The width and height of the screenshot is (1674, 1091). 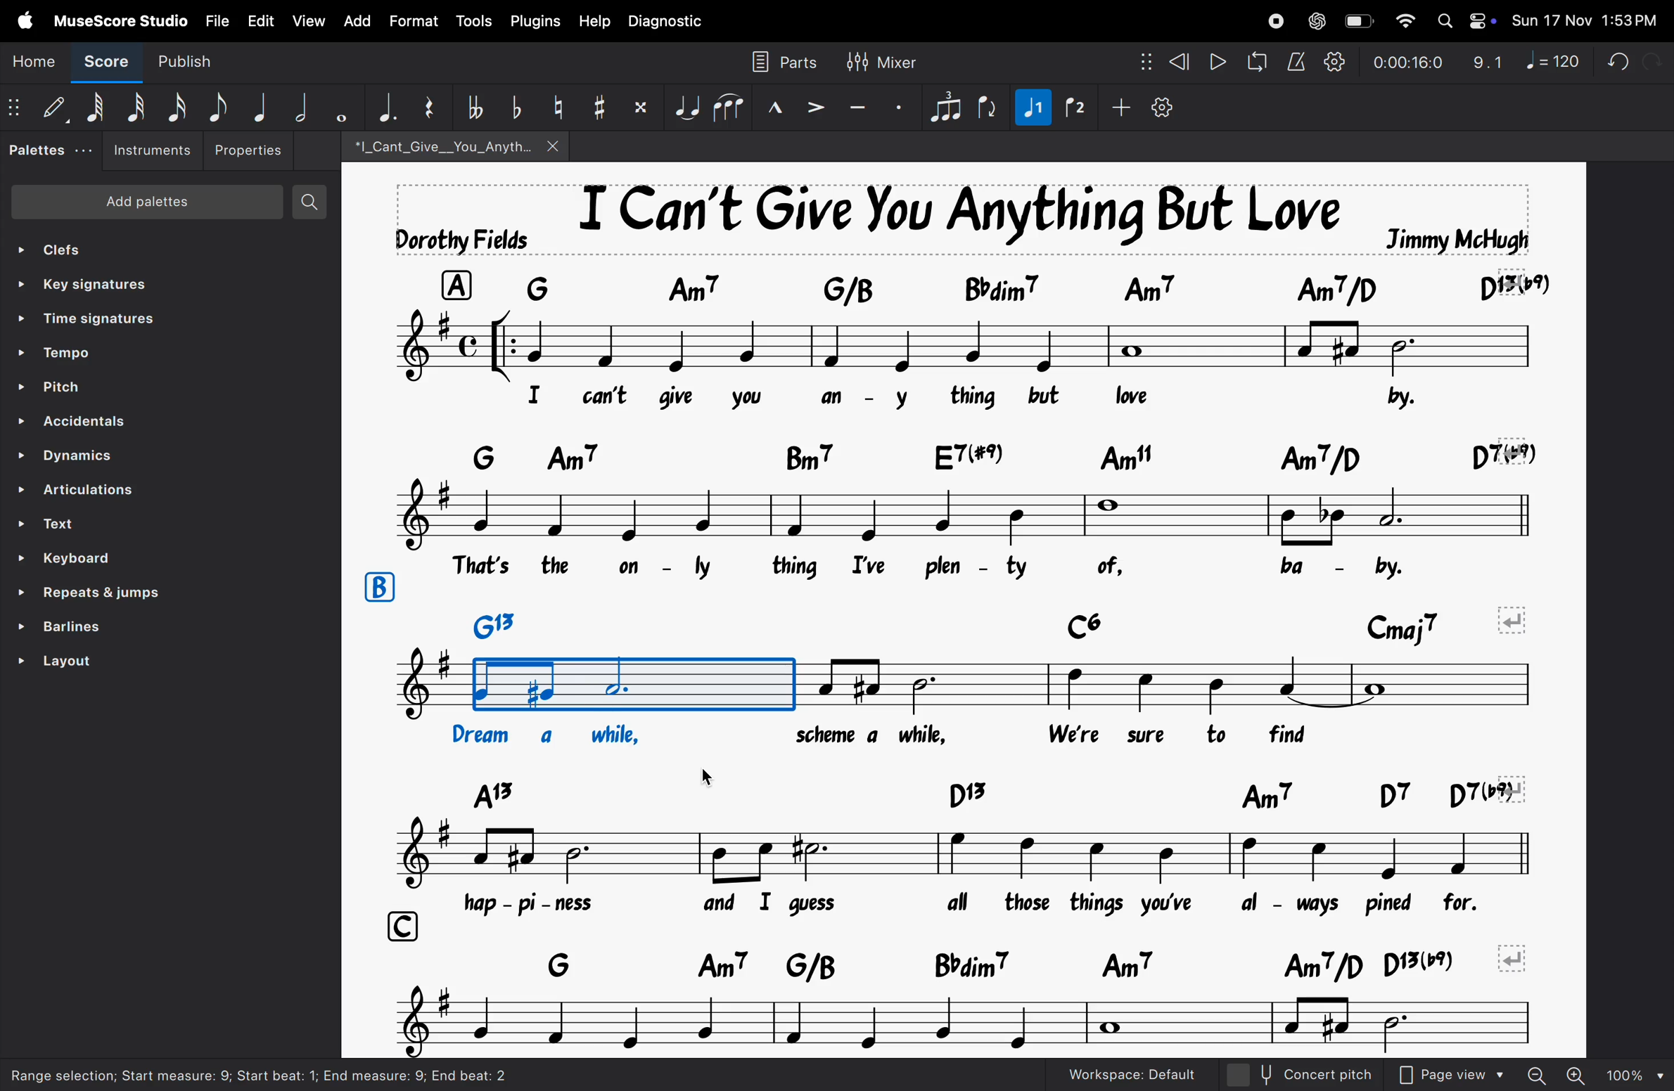 What do you see at coordinates (381, 105) in the screenshot?
I see ` aggumentation dot` at bounding box center [381, 105].